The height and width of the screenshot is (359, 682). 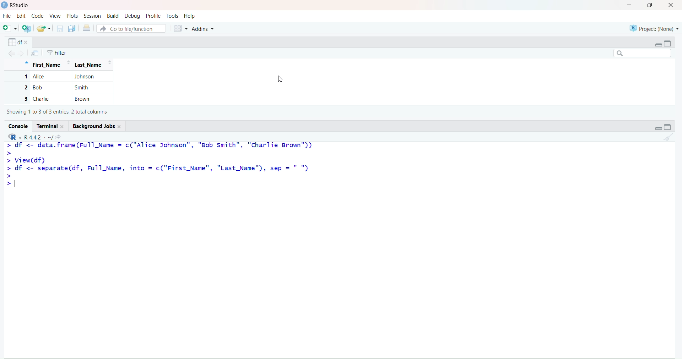 I want to click on Terminal, so click(x=52, y=125).